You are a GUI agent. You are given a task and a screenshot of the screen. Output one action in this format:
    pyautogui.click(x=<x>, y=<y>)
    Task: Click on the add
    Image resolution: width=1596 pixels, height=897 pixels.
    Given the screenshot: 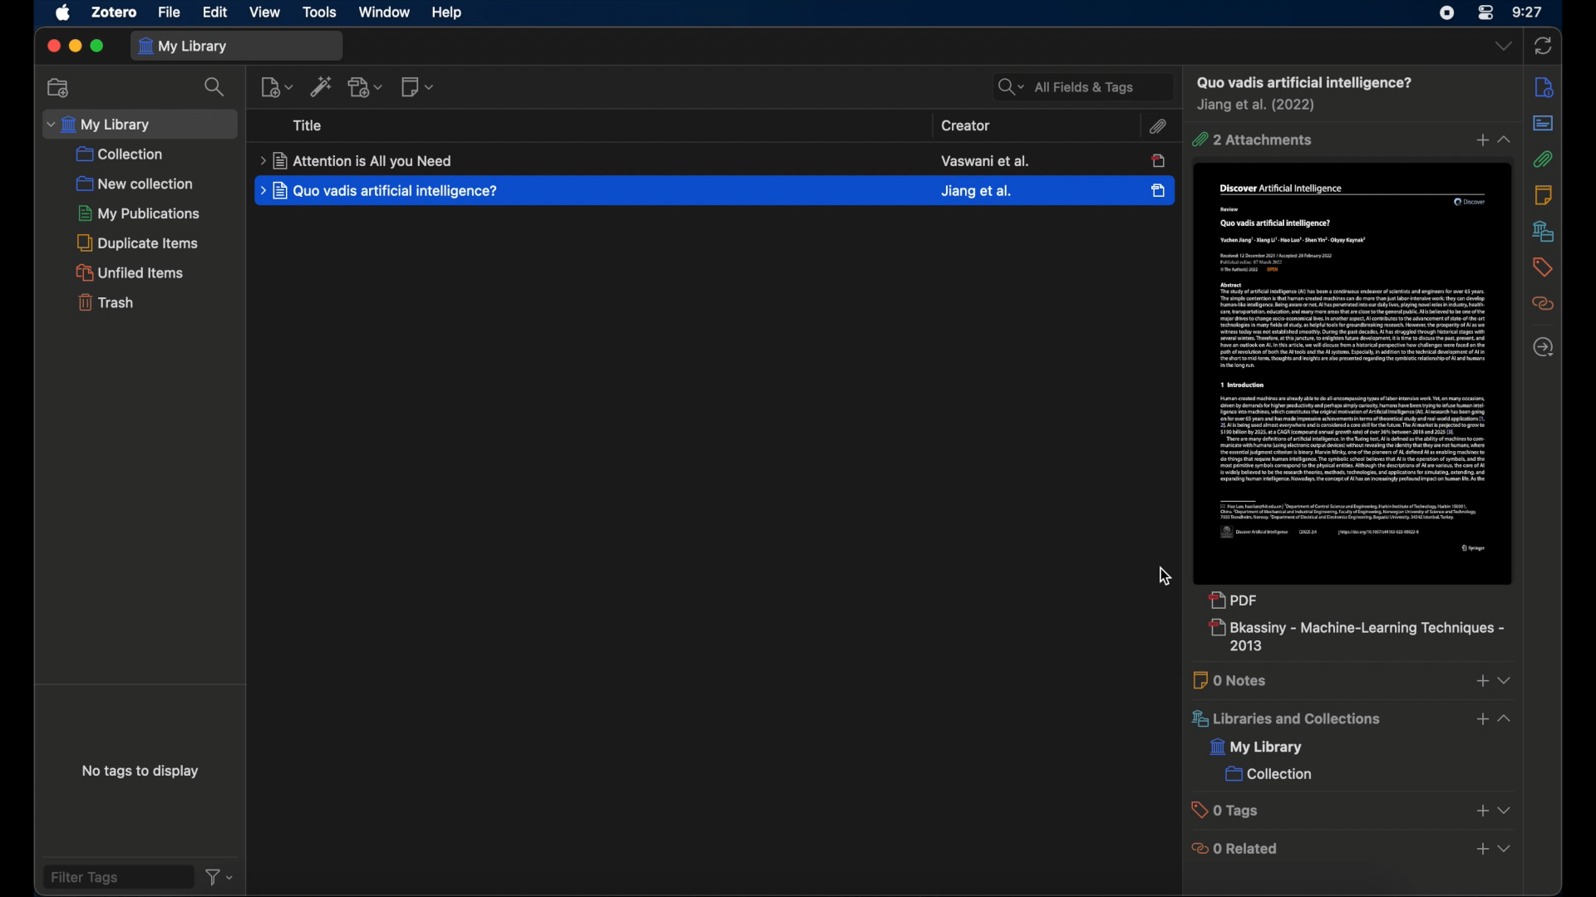 What is the action you would take?
    pyautogui.click(x=1482, y=808)
    